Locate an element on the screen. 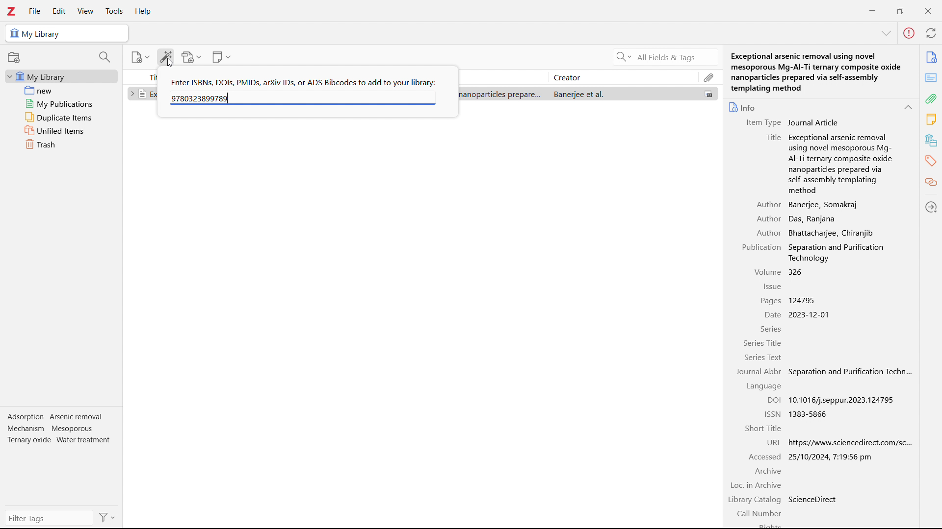 This screenshot has height=529, width=942. notes is located at coordinates (932, 120).